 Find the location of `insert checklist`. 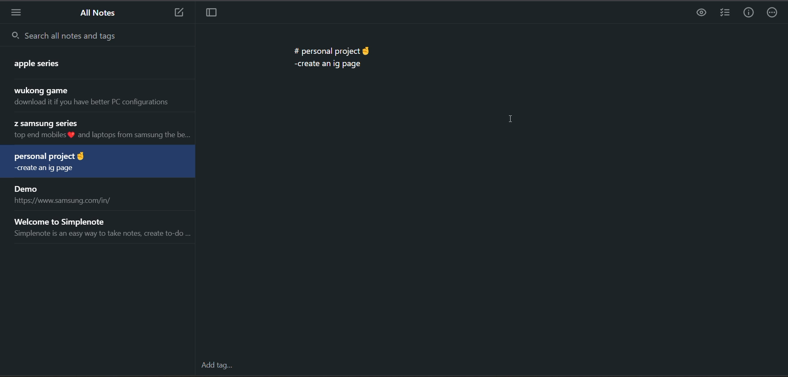

insert checklist is located at coordinates (725, 13).